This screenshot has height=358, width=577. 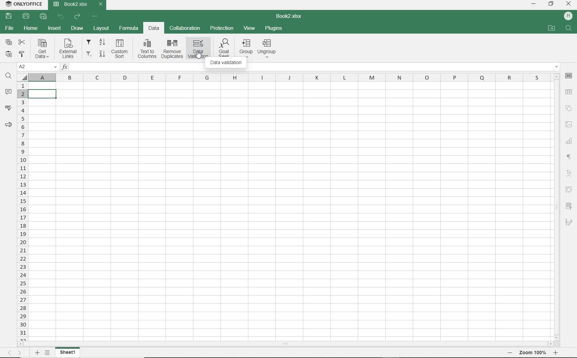 I want to click on sort ascending, so click(x=103, y=43).